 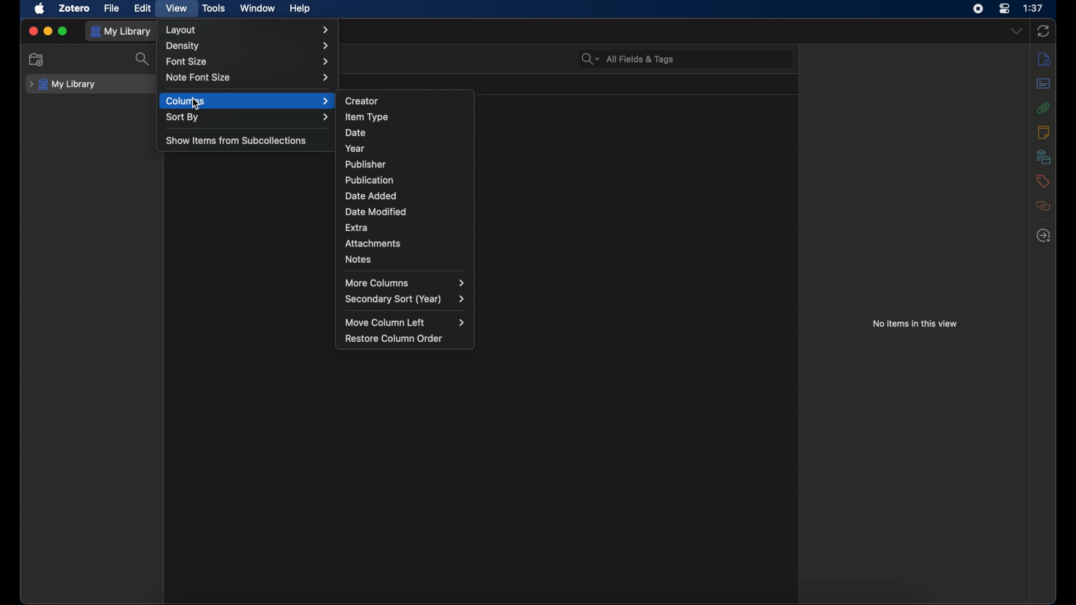 I want to click on secondary sort, so click(x=406, y=299).